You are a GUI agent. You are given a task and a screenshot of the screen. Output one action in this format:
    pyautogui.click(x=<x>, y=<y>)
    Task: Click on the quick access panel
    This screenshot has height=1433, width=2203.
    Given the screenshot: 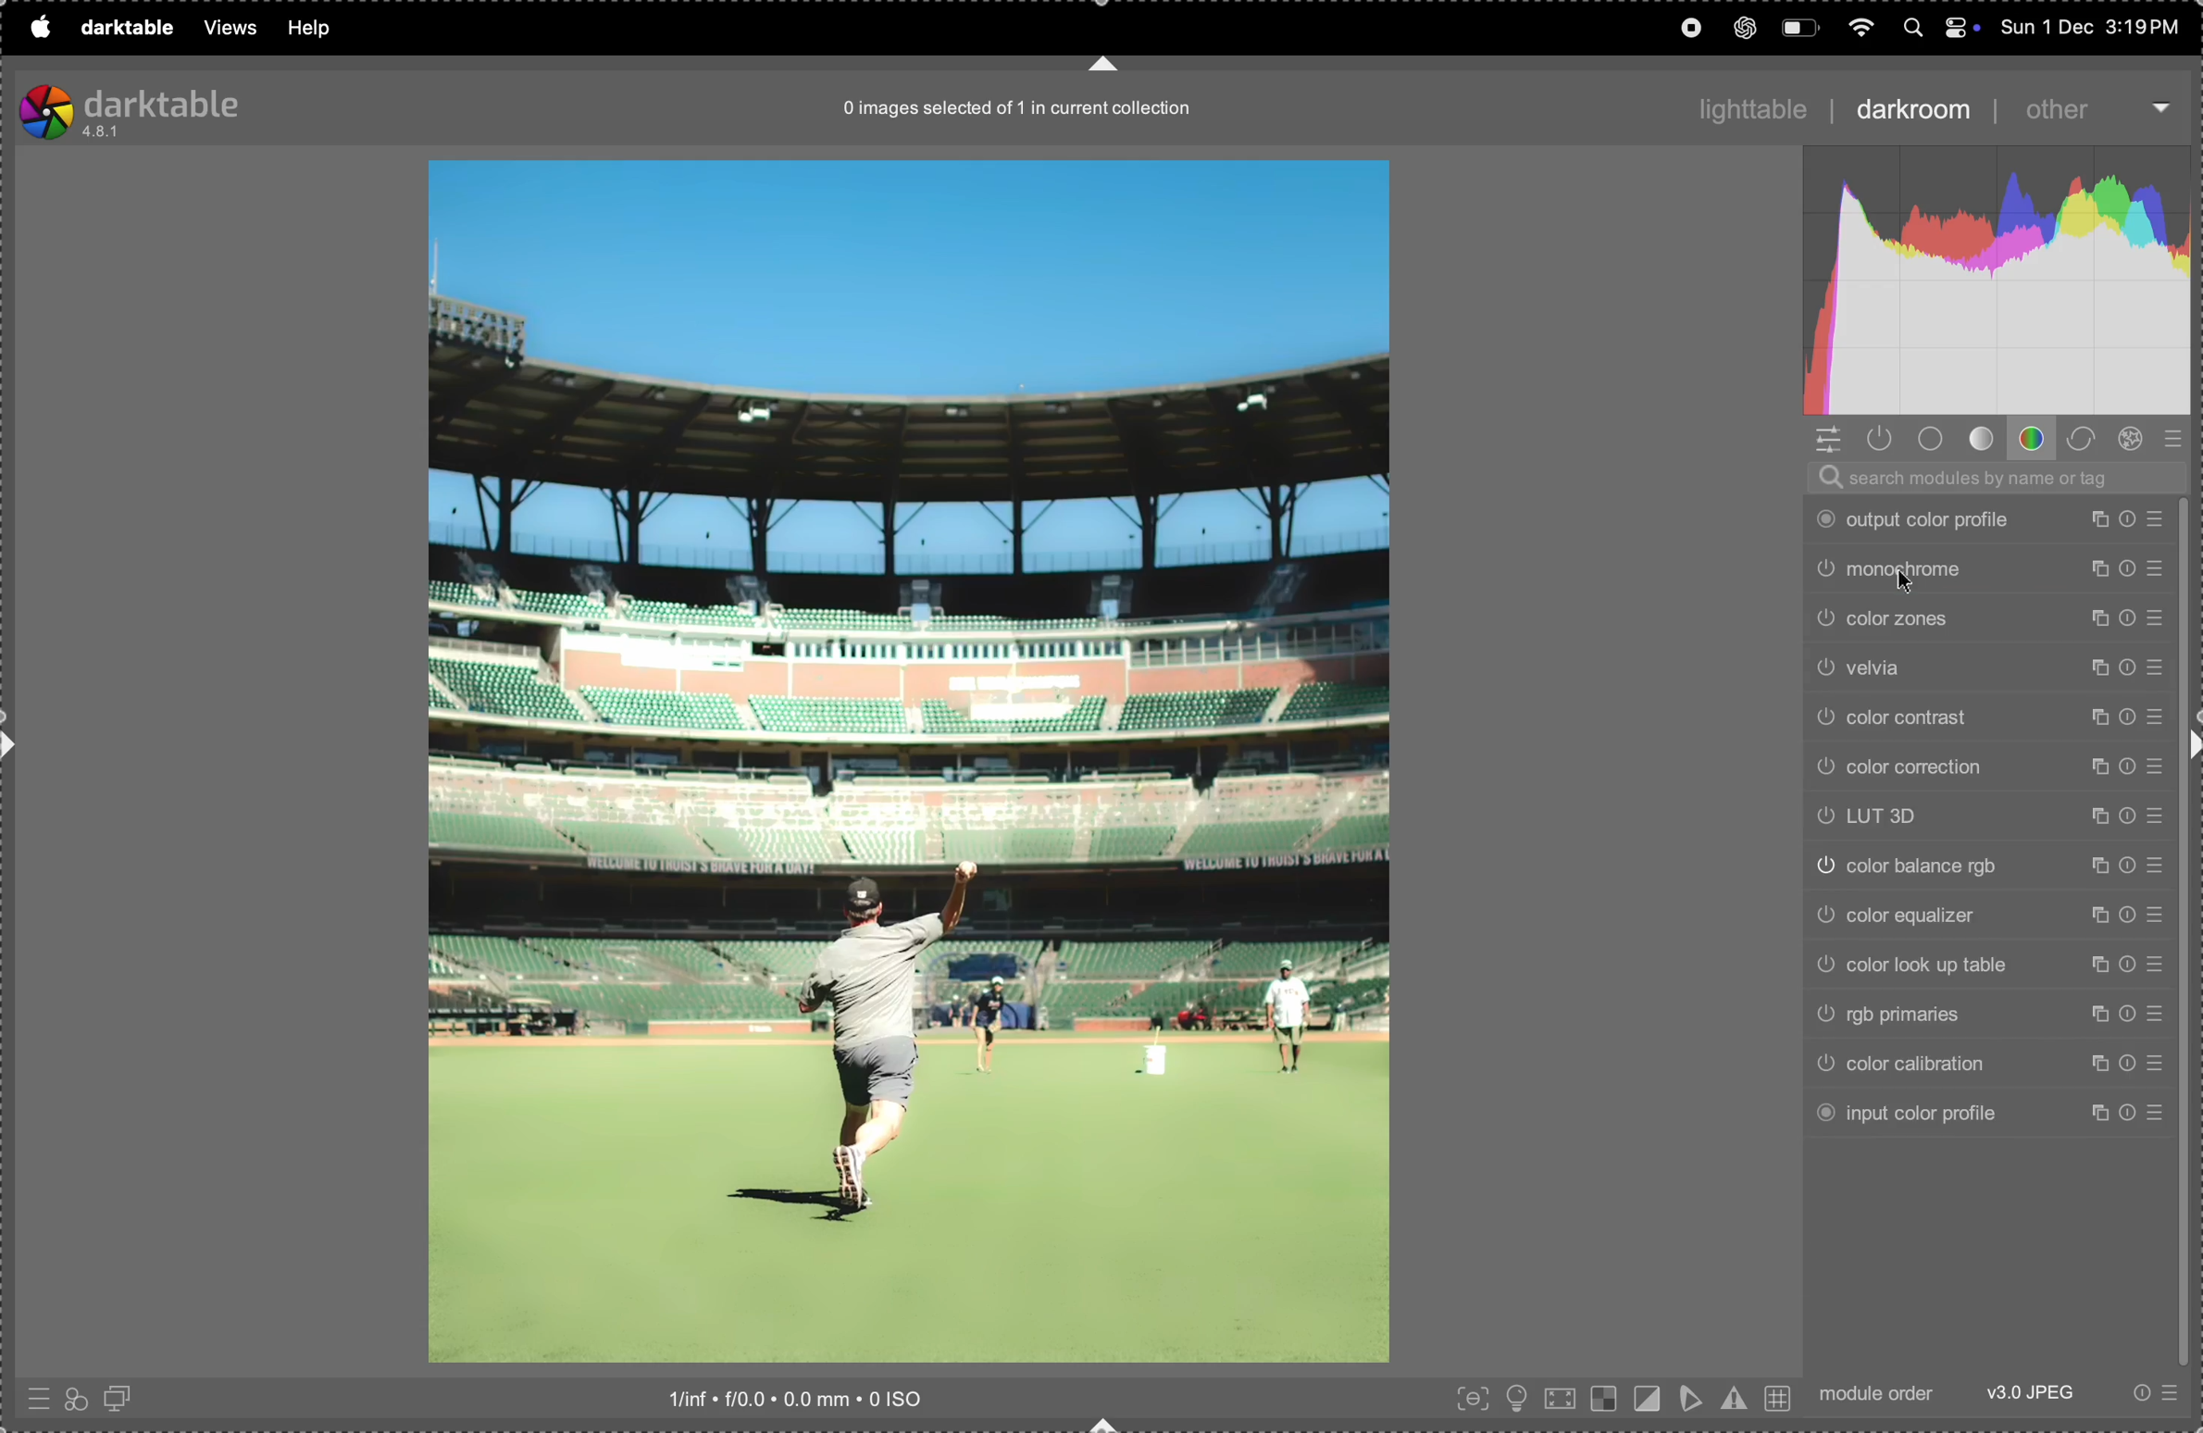 What is the action you would take?
    pyautogui.click(x=1826, y=439)
    